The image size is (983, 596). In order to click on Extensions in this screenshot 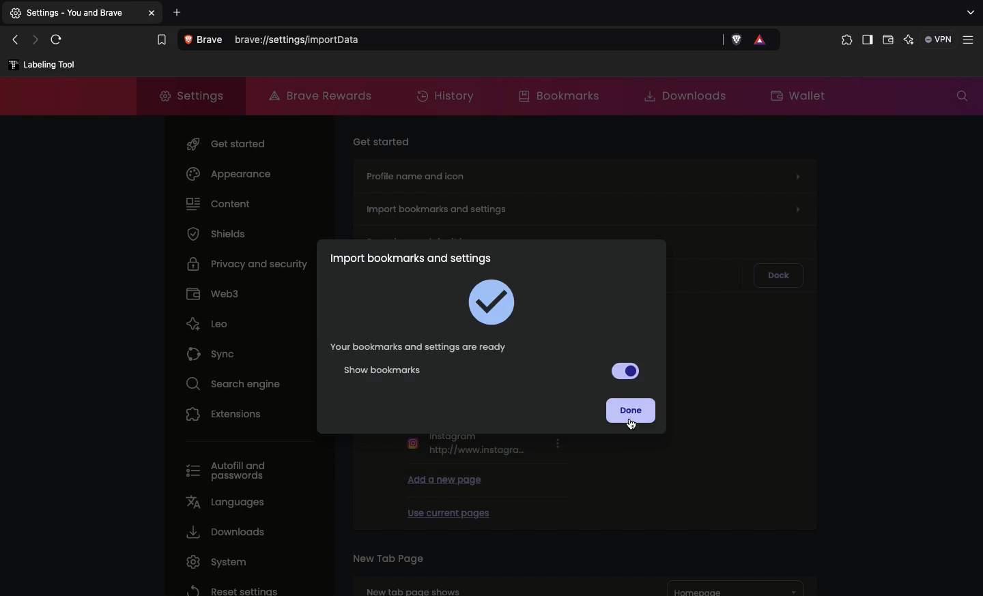, I will do `click(844, 40)`.